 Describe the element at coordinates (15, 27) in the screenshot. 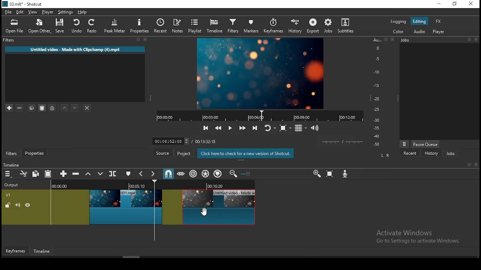

I see `open file` at that location.